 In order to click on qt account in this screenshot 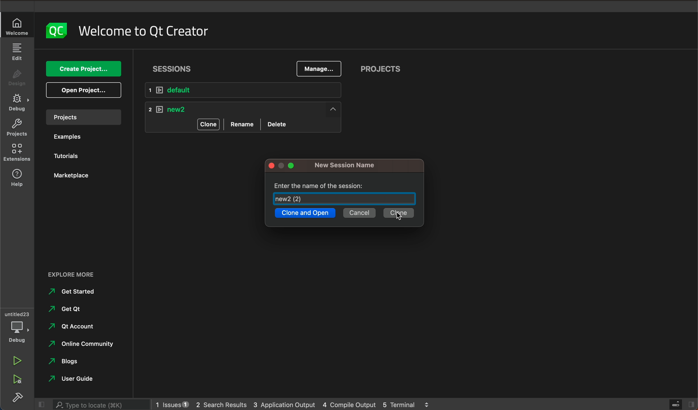, I will do `click(75, 326)`.